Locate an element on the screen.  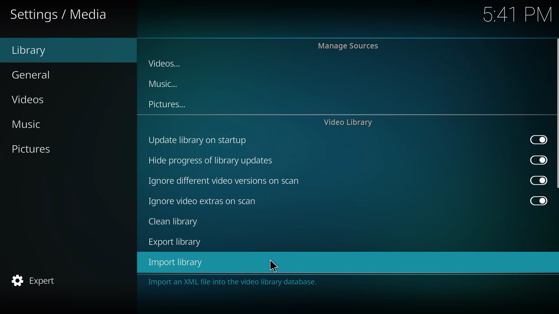
ignore video extras on scan is located at coordinates (350, 201).